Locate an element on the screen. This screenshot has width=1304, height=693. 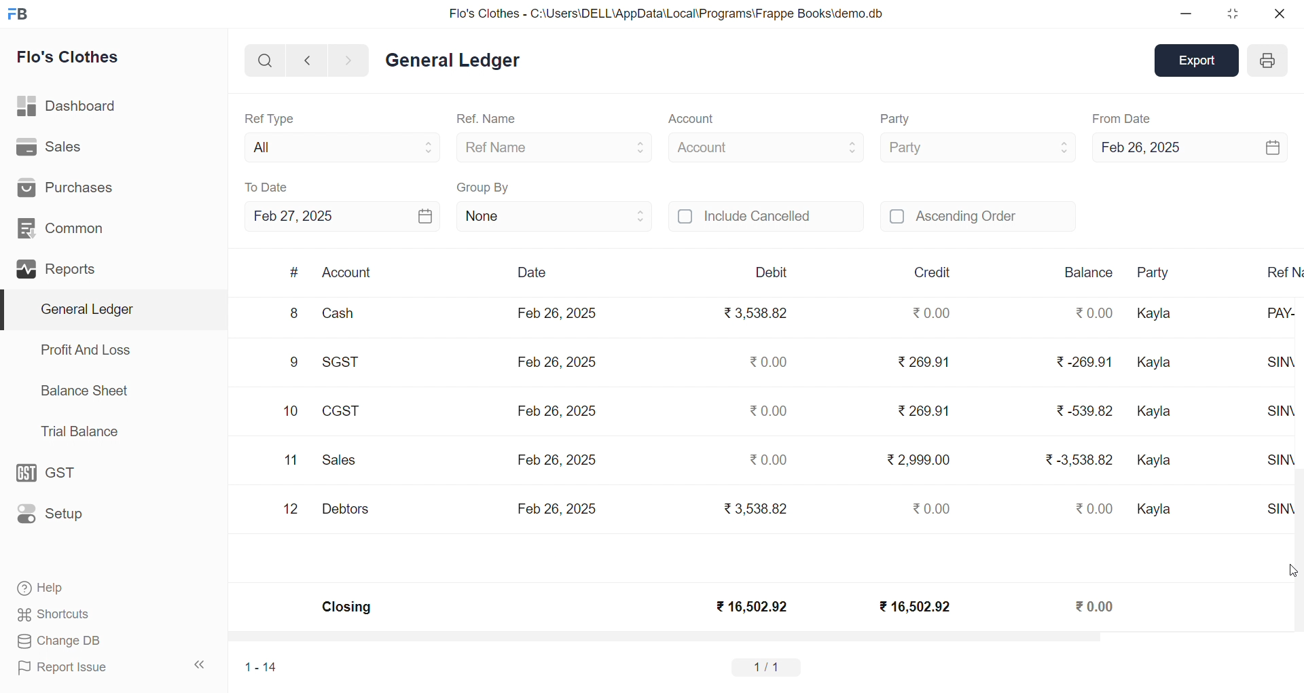
Feb 27, 2025 is located at coordinates (342, 216).